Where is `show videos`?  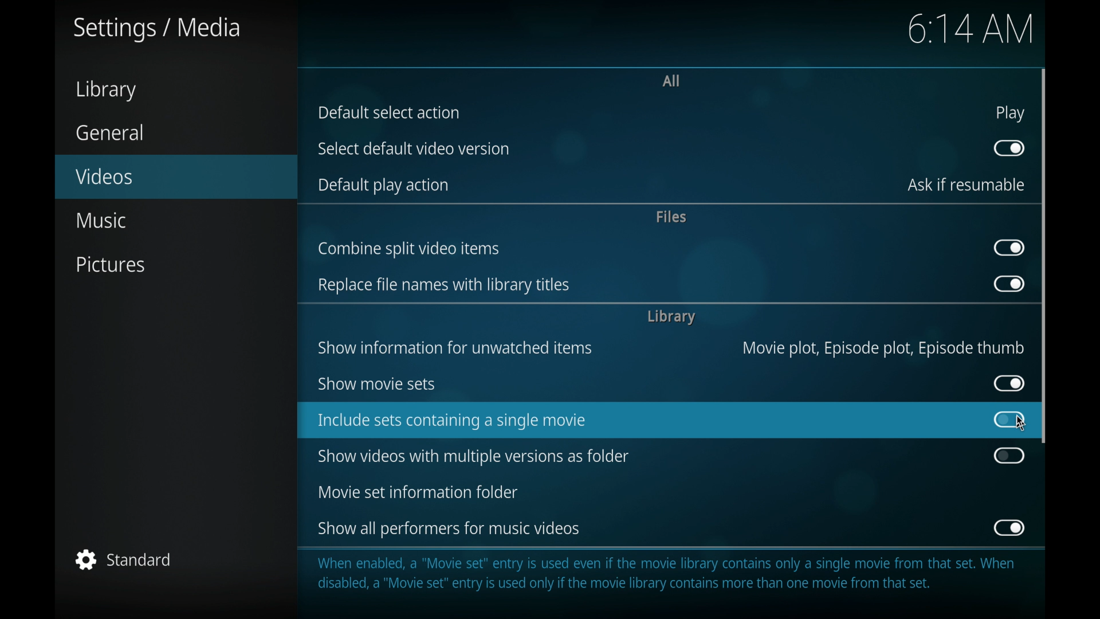 show videos is located at coordinates (473, 456).